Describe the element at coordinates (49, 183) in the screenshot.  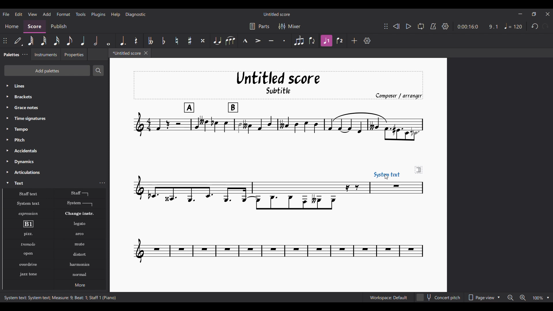
I see `Text, highlighted by cursor` at that location.